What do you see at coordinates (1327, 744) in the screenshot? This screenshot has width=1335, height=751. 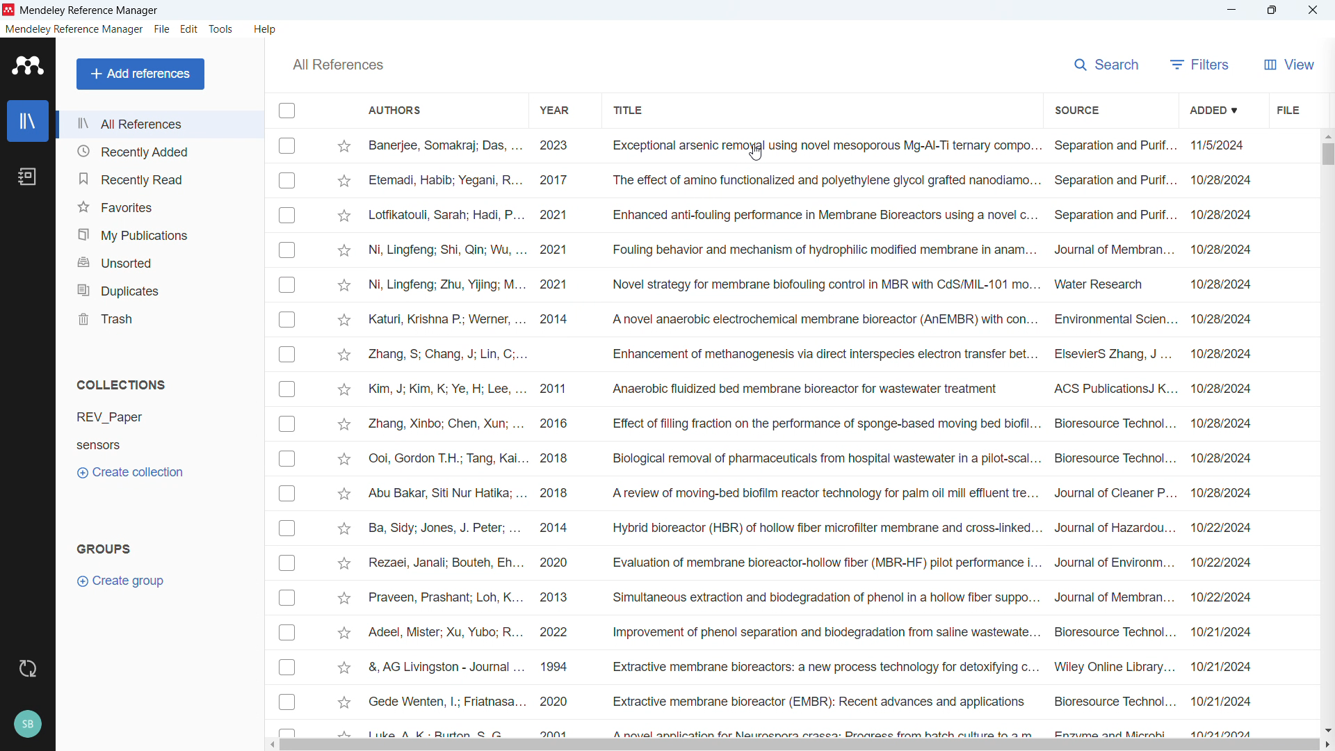 I see `Scroll right ` at bounding box center [1327, 744].